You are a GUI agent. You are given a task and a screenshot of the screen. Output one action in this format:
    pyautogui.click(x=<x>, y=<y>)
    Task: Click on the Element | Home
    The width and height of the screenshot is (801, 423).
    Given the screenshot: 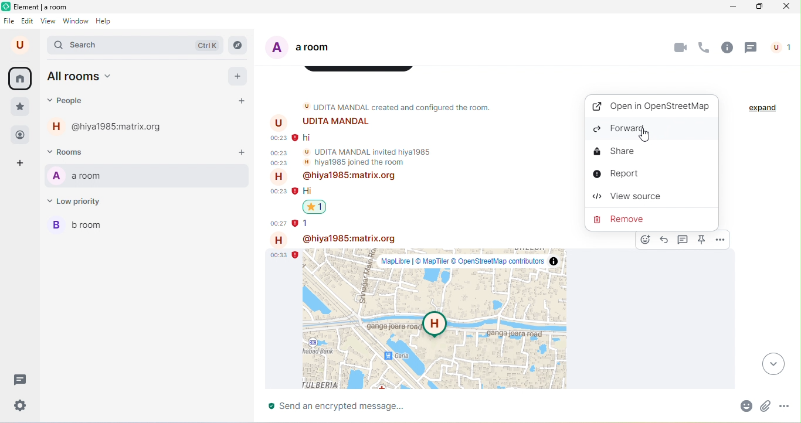 What is the action you would take?
    pyautogui.click(x=42, y=6)
    